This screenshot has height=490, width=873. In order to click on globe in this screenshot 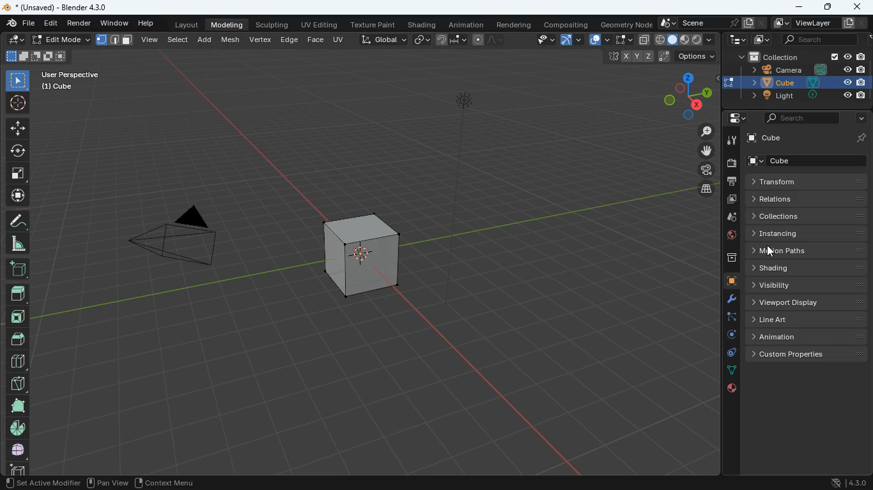, I will do `click(729, 237)`.